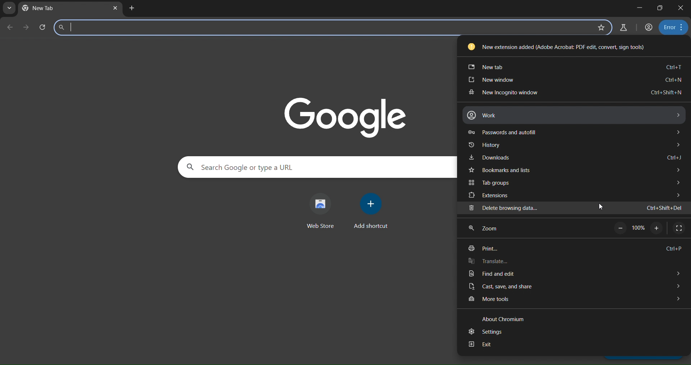 The width and height of the screenshot is (691, 365). I want to click on web store, so click(320, 208).